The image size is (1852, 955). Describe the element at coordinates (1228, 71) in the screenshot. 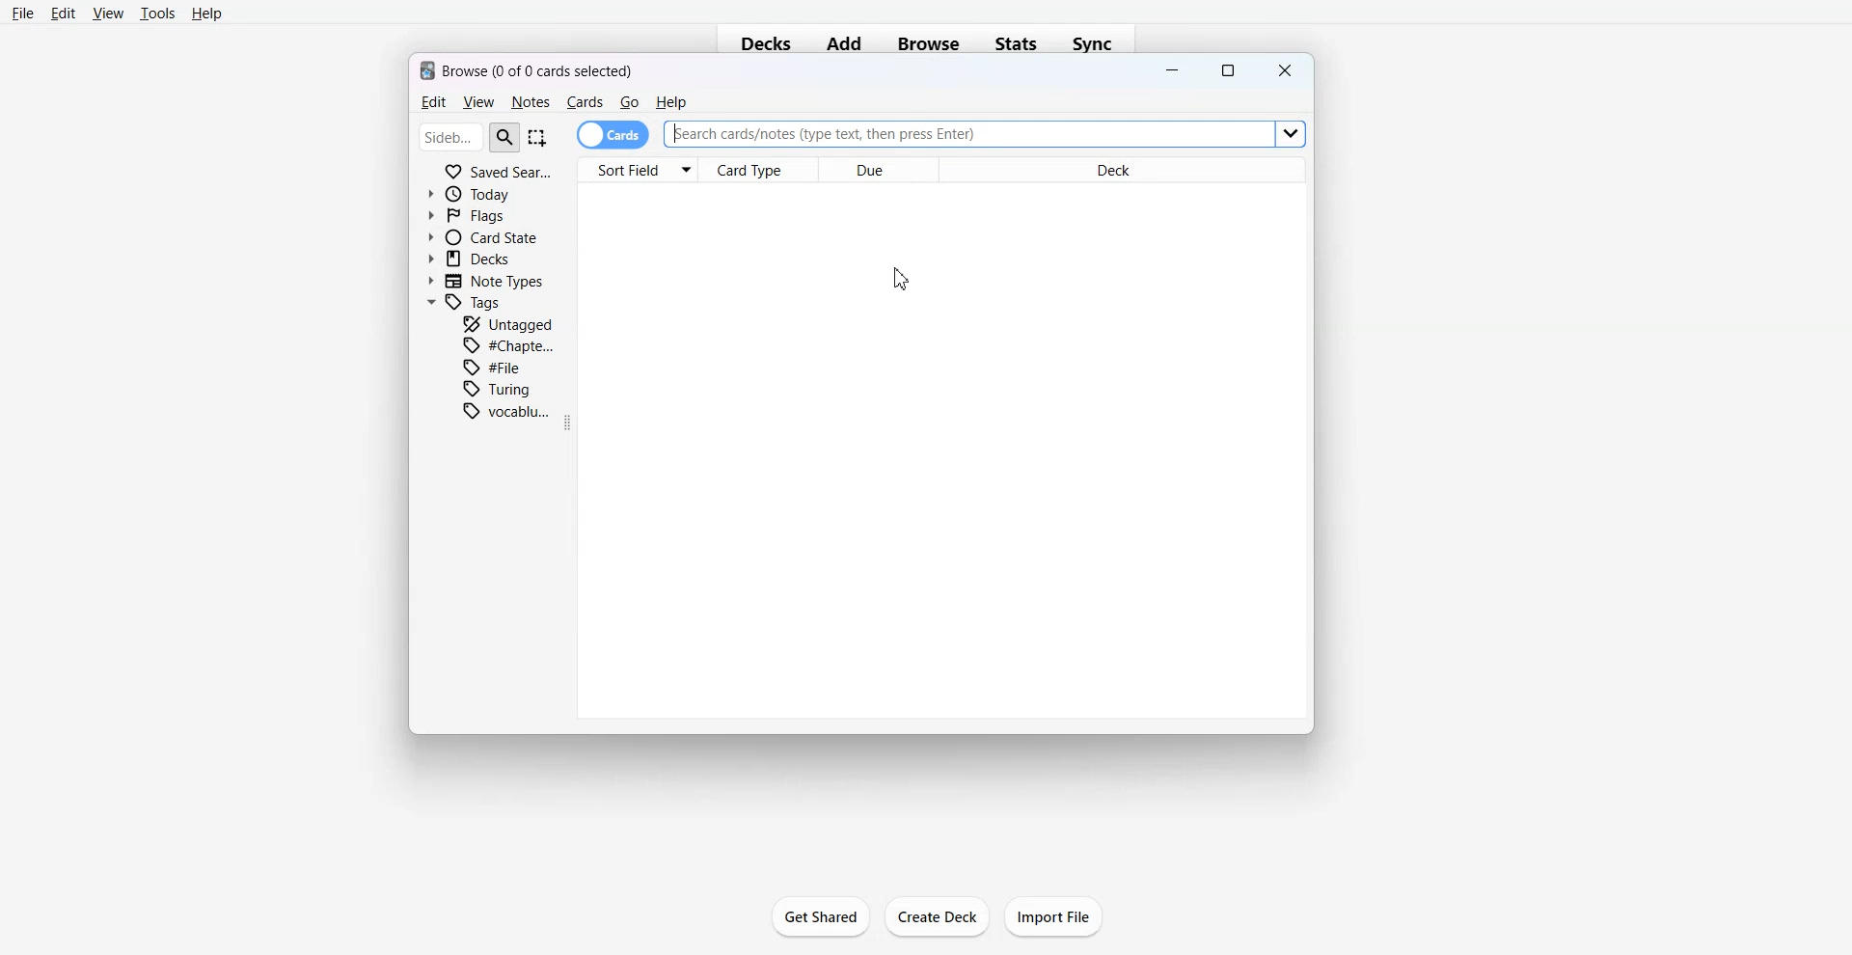

I see `Maximize` at that location.